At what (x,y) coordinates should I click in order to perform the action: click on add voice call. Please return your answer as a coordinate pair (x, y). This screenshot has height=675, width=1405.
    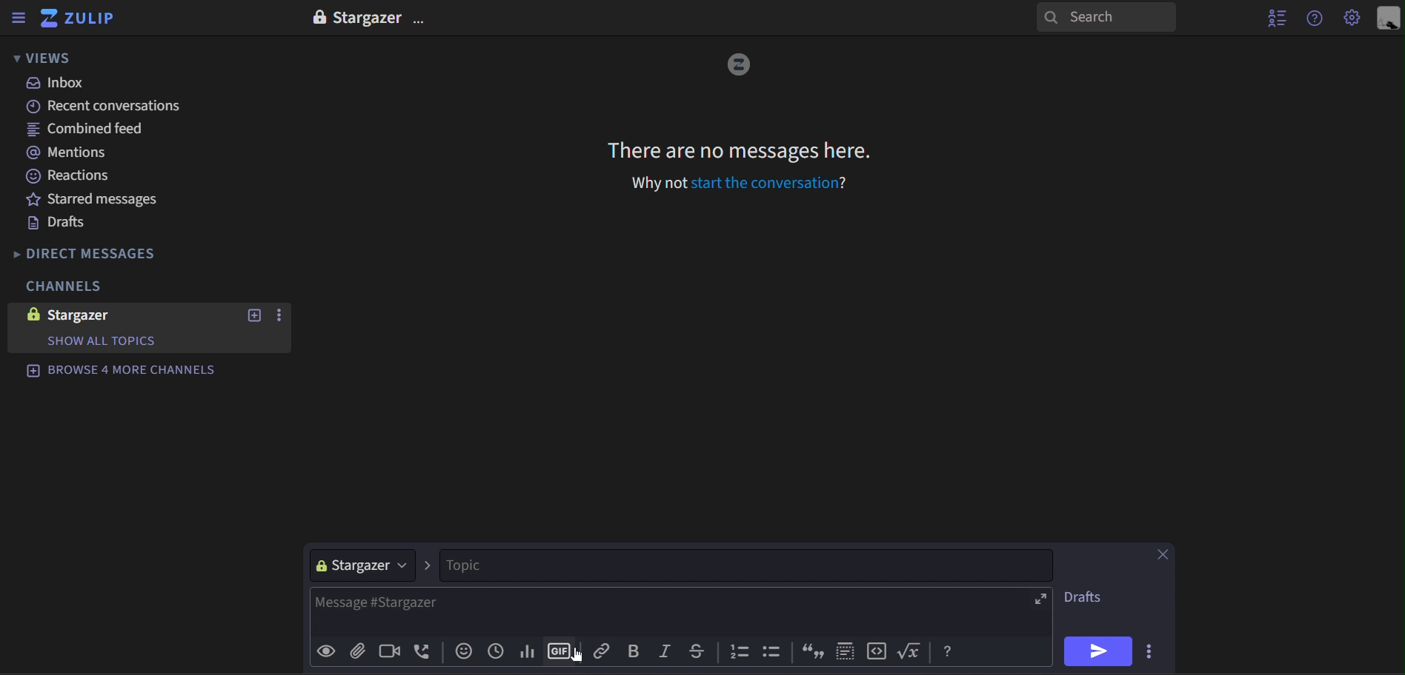
    Looking at the image, I should click on (428, 652).